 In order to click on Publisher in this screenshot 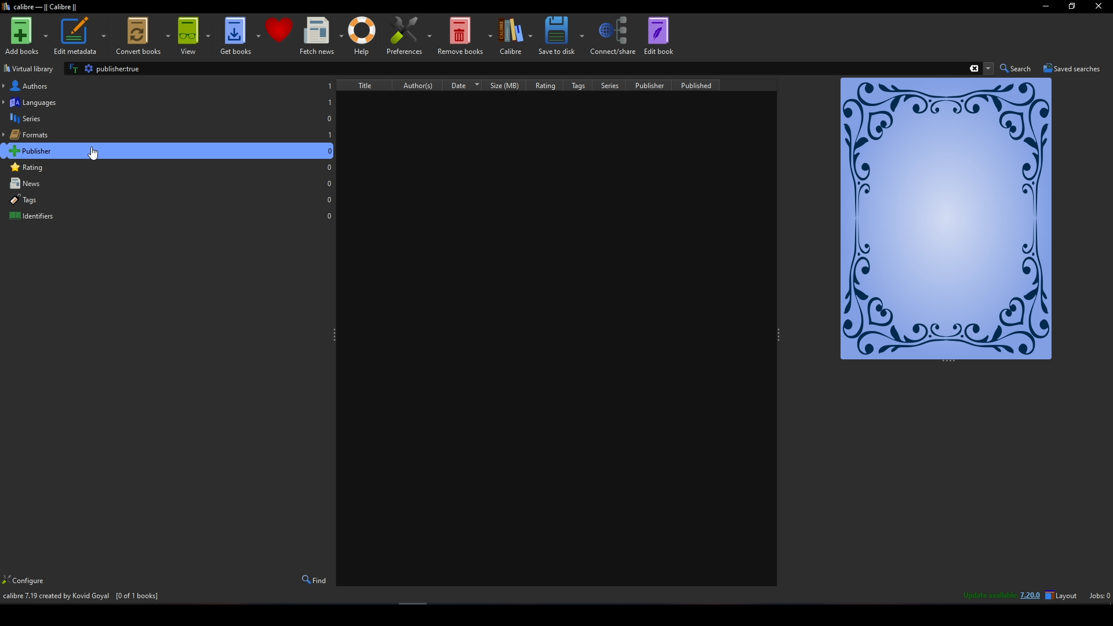, I will do `click(657, 85)`.